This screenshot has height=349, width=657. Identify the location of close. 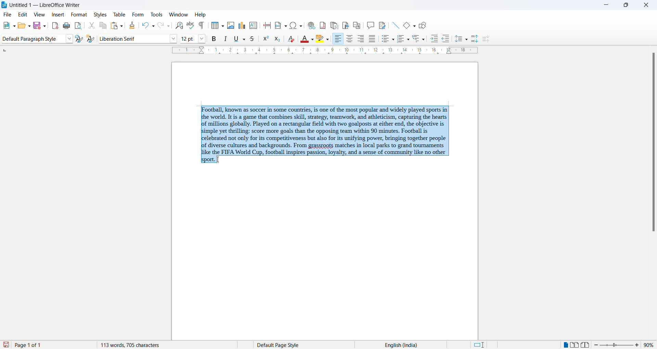
(647, 5).